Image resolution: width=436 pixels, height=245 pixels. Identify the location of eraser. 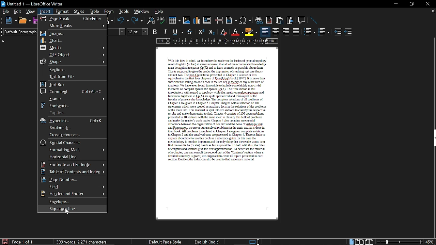
(224, 32).